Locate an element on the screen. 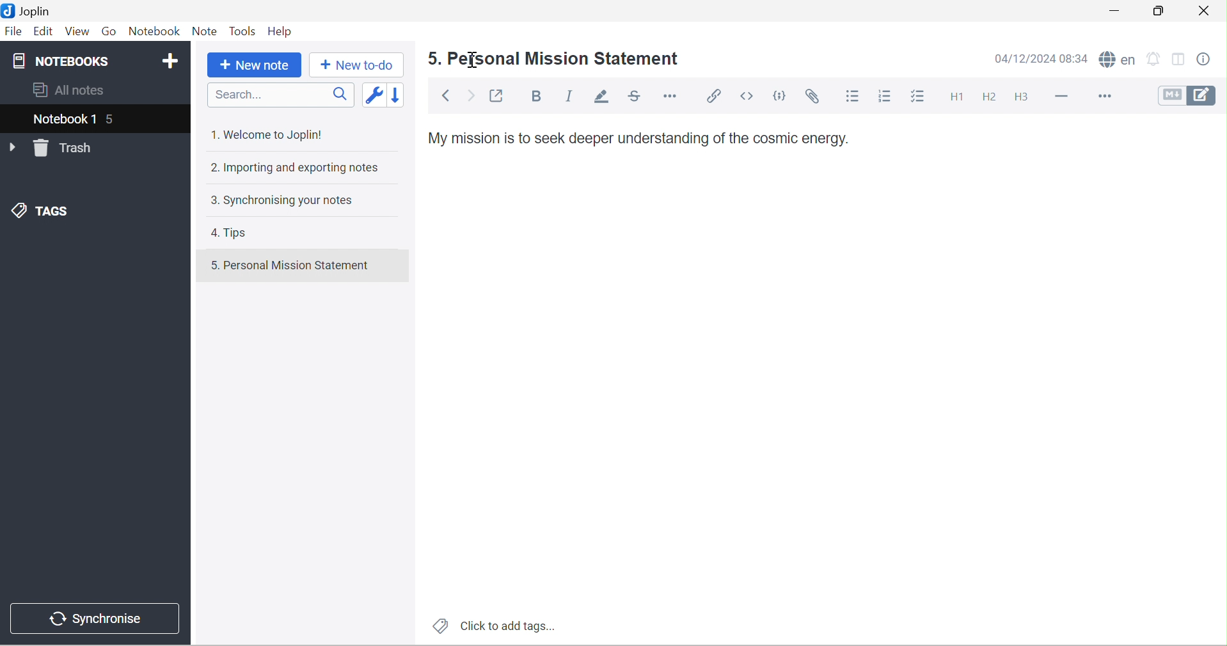 The height and width of the screenshot is (646, 1227). Cursor is located at coordinates (474, 59).